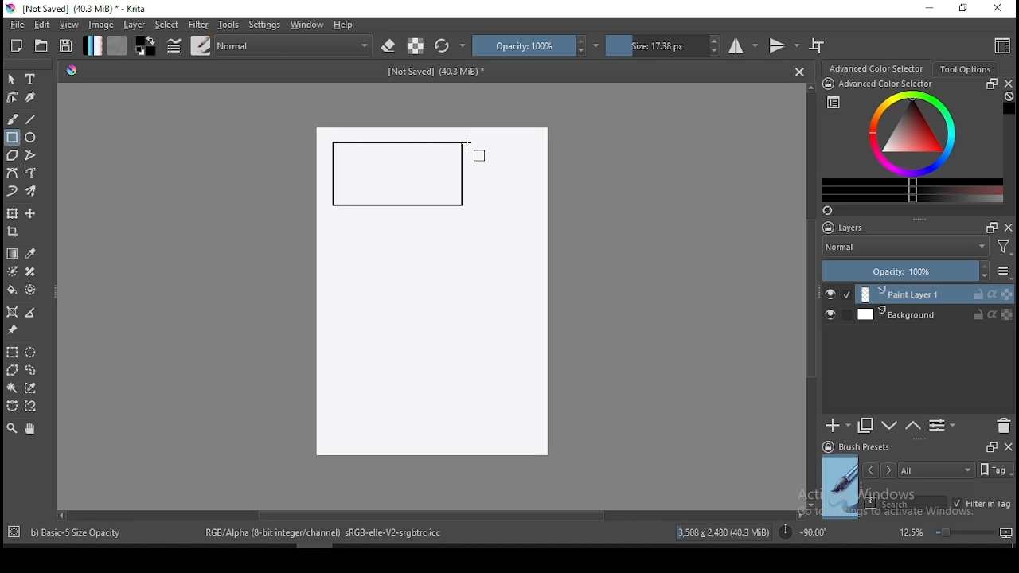 Image resolution: width=1019 pixels, height=573 pixels. What do you see at coordinates (201, 45) in the screenshot?
I see `brushes` at bounding box center [201, 45].